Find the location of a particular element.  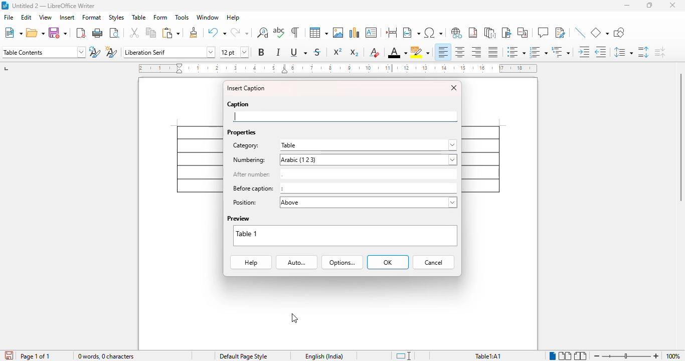

new style from selection is located at coordinates (112, 52).